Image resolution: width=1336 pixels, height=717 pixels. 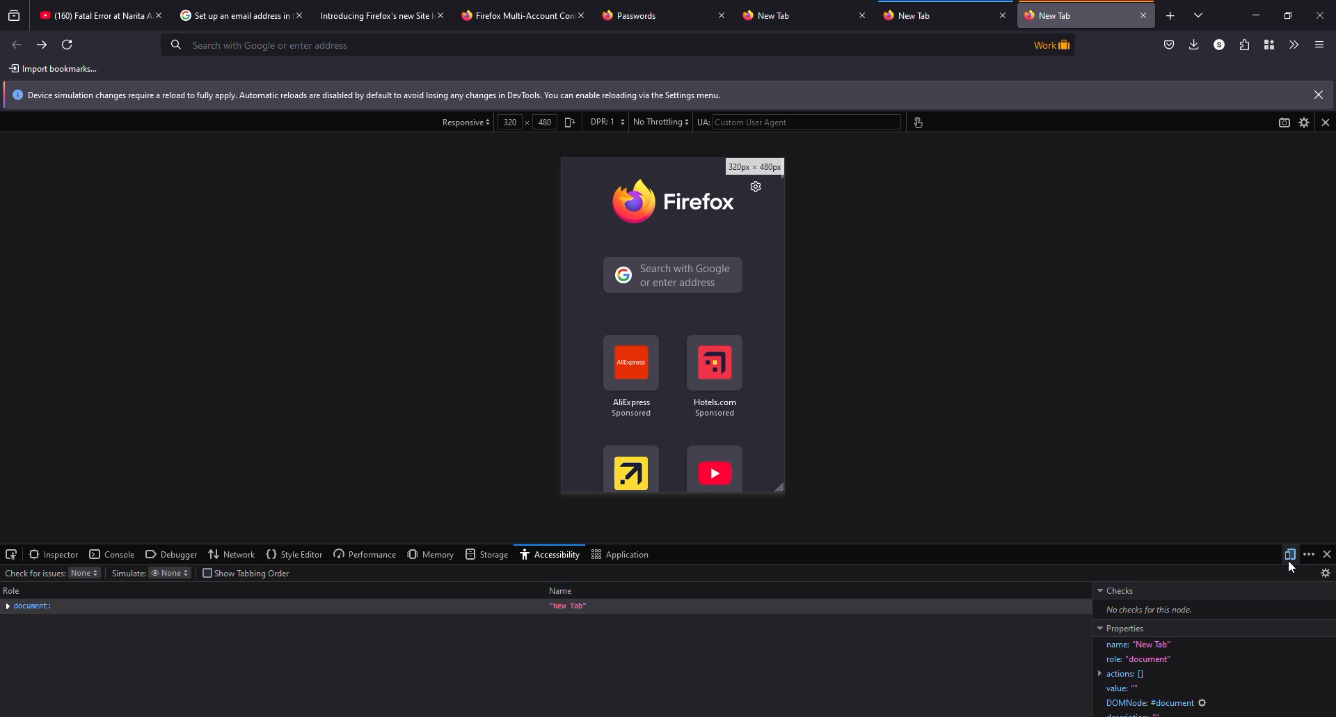 What do you see at coordinates (607, 122) in the screenshot?
I see `dpr` at bounding box center [607, 122].